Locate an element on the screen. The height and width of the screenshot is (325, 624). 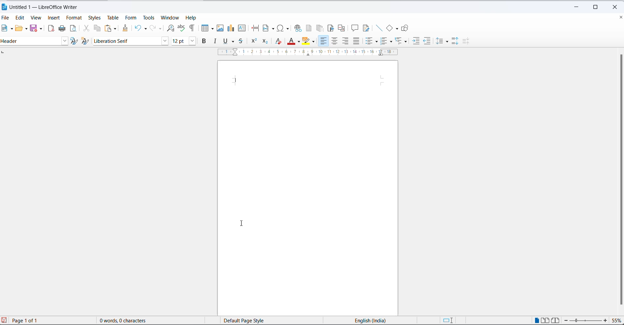
text start is located at coordinates (235, 79).